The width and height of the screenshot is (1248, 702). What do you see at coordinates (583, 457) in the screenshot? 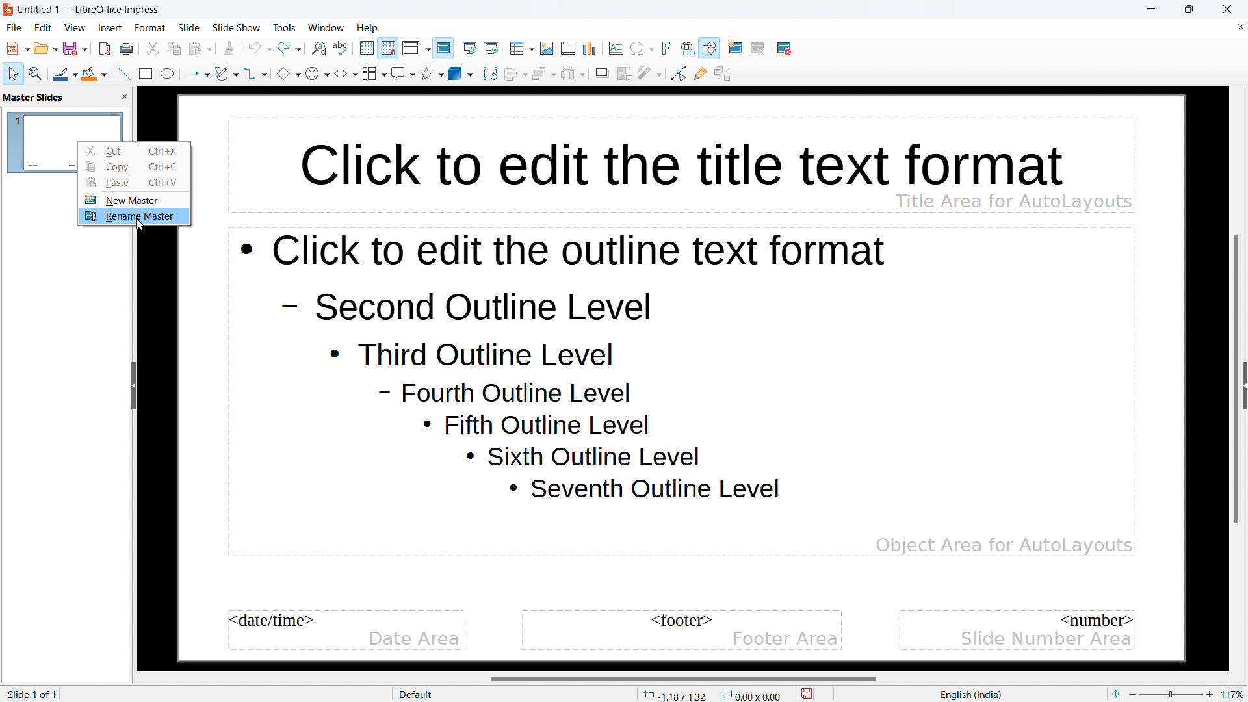
I see `Sixth outline level` at bounding box center [583, 457].